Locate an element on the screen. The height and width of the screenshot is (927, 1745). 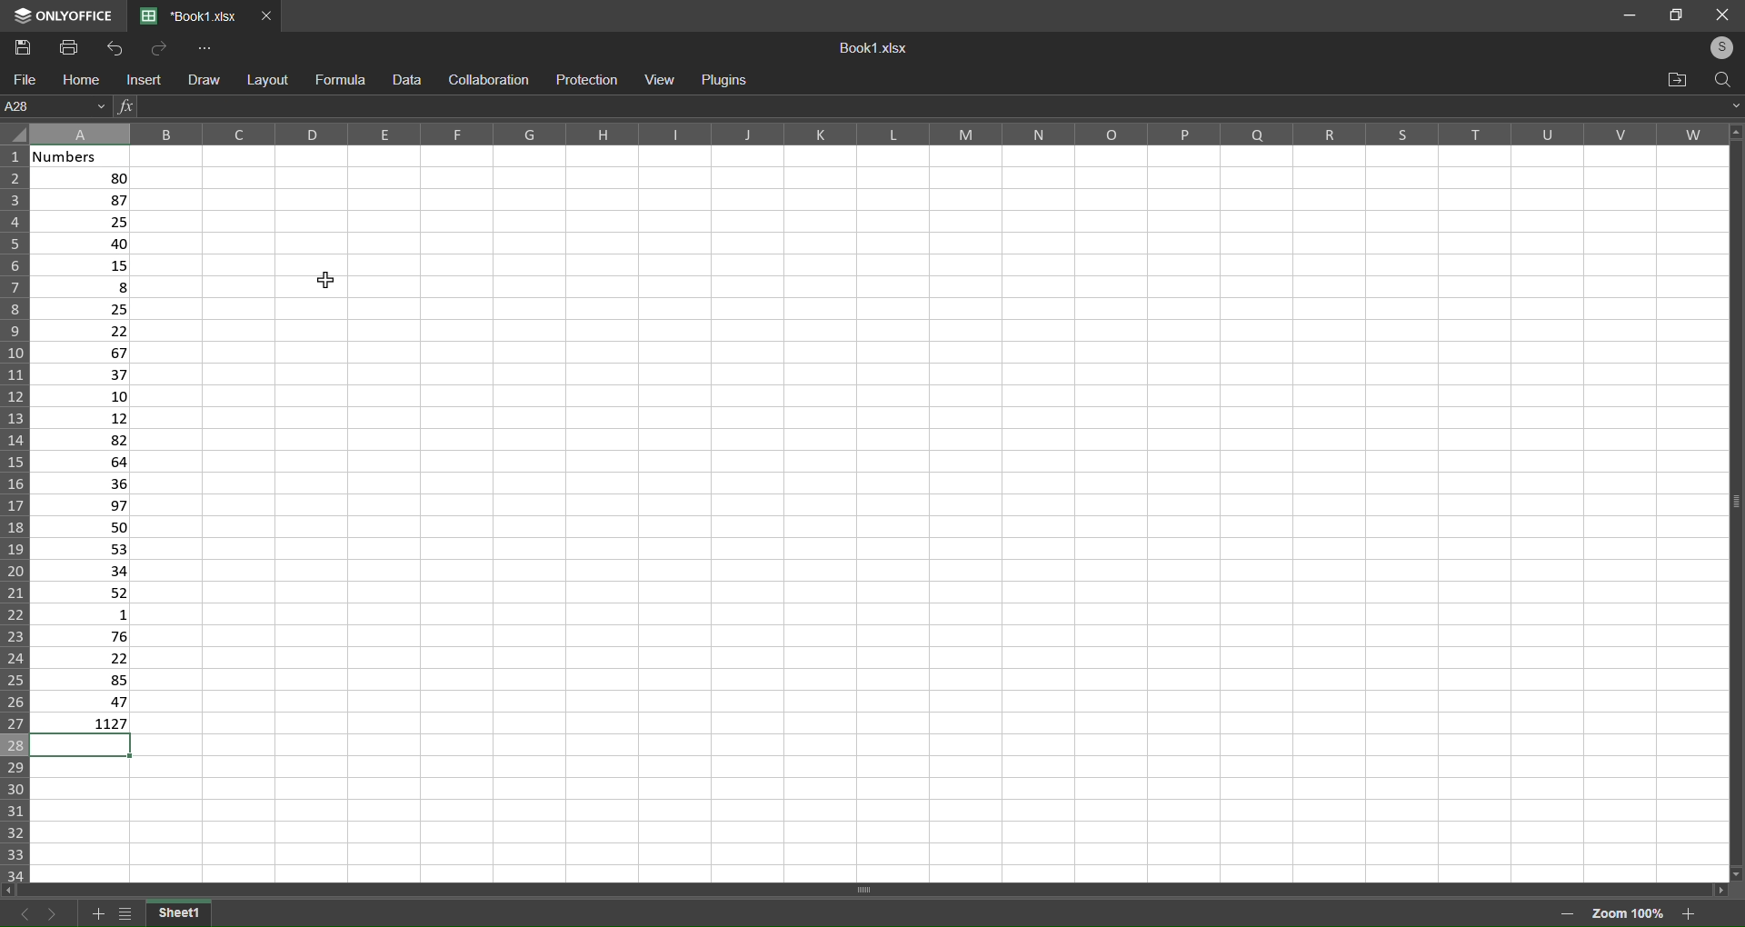
Numbers is located at coordinates (85, 155).